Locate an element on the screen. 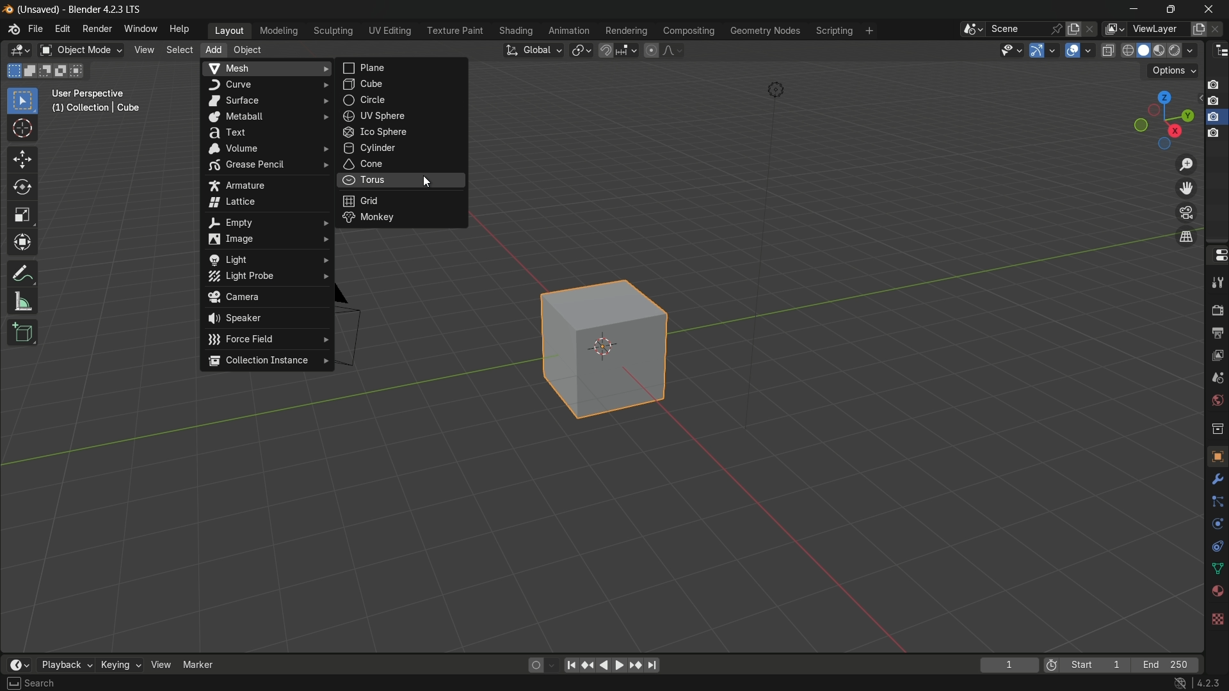  cone is located at coordinates (402, 164).